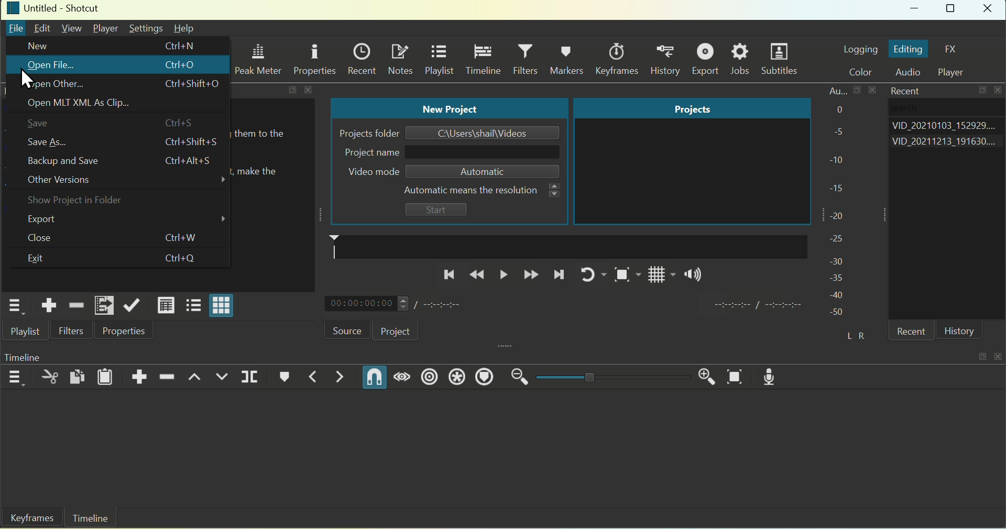  I want to click on New, so click(37, 46).